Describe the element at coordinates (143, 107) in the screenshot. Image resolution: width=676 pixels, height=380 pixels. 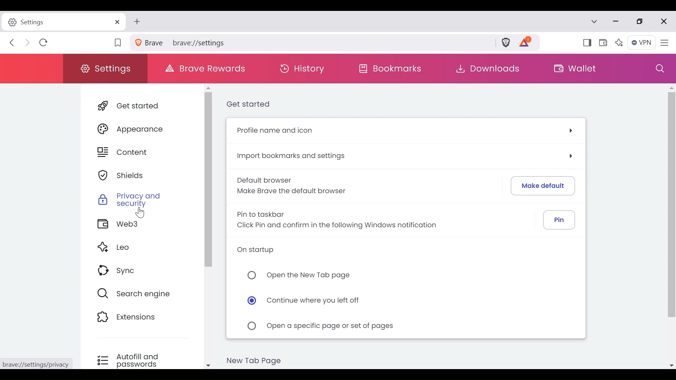
I see `Get Starte` at that location.